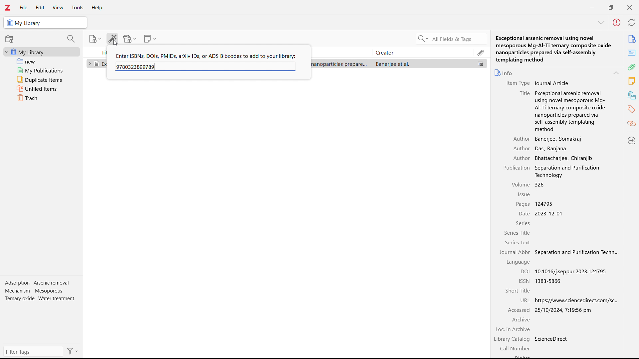 This screenshot has width=639, height=359. I want to click on Series text, so click(518, 243).